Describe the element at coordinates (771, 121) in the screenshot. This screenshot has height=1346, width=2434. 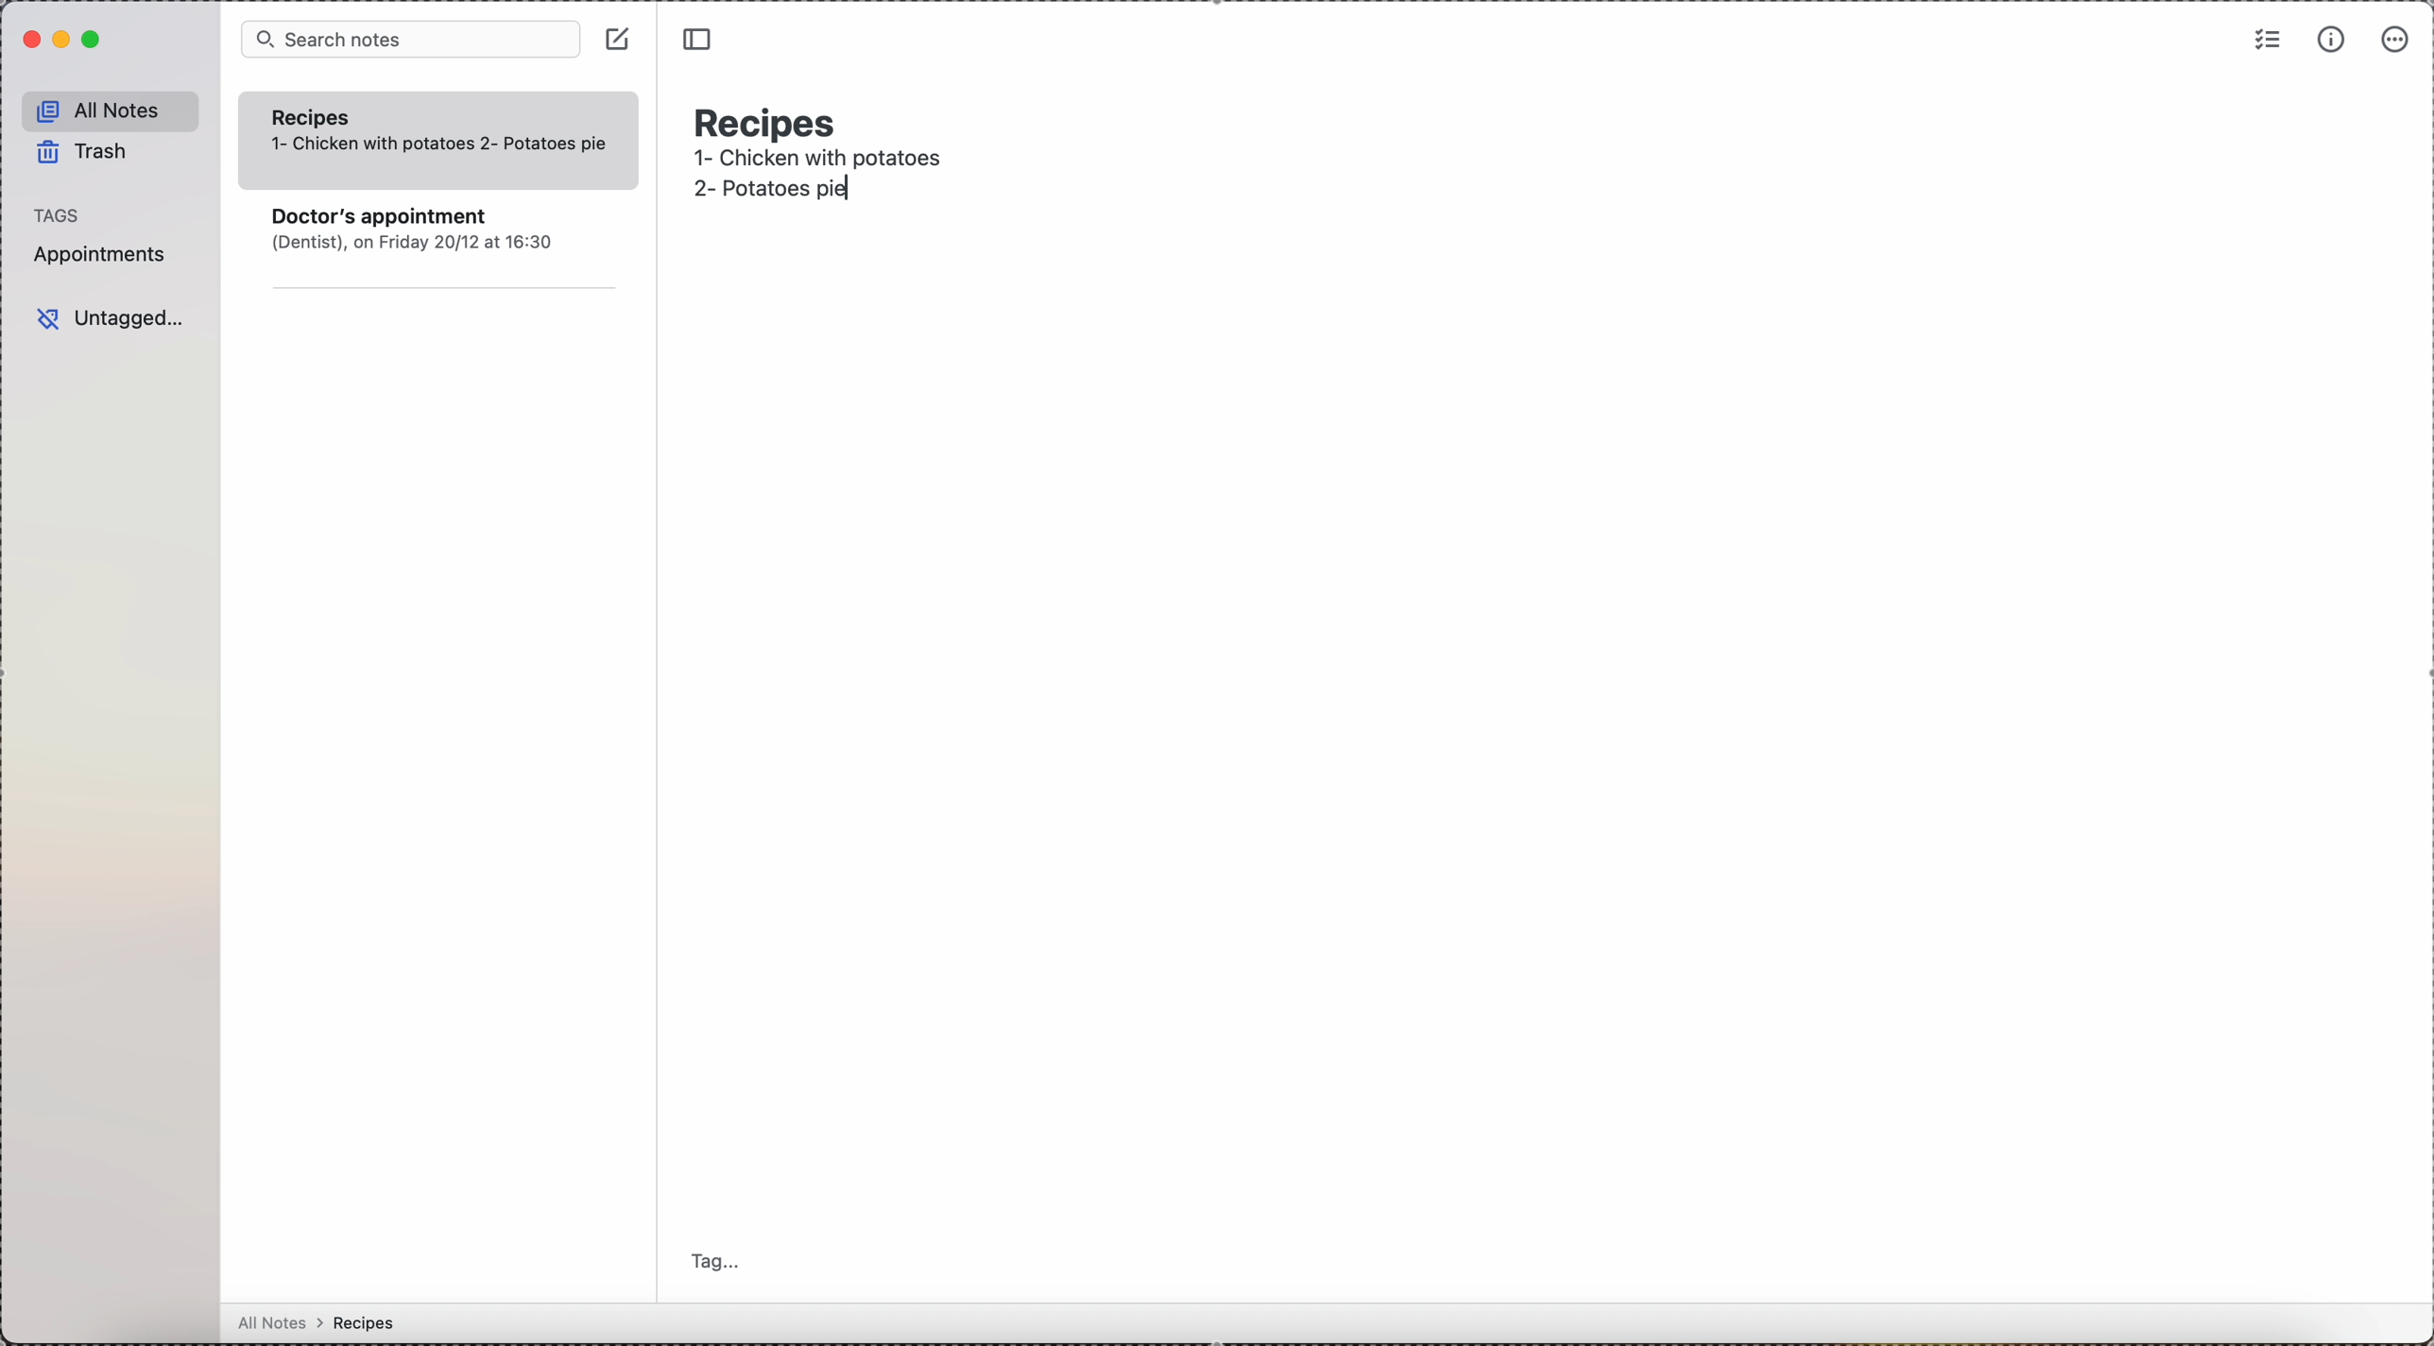
I see `recipes` at that location.